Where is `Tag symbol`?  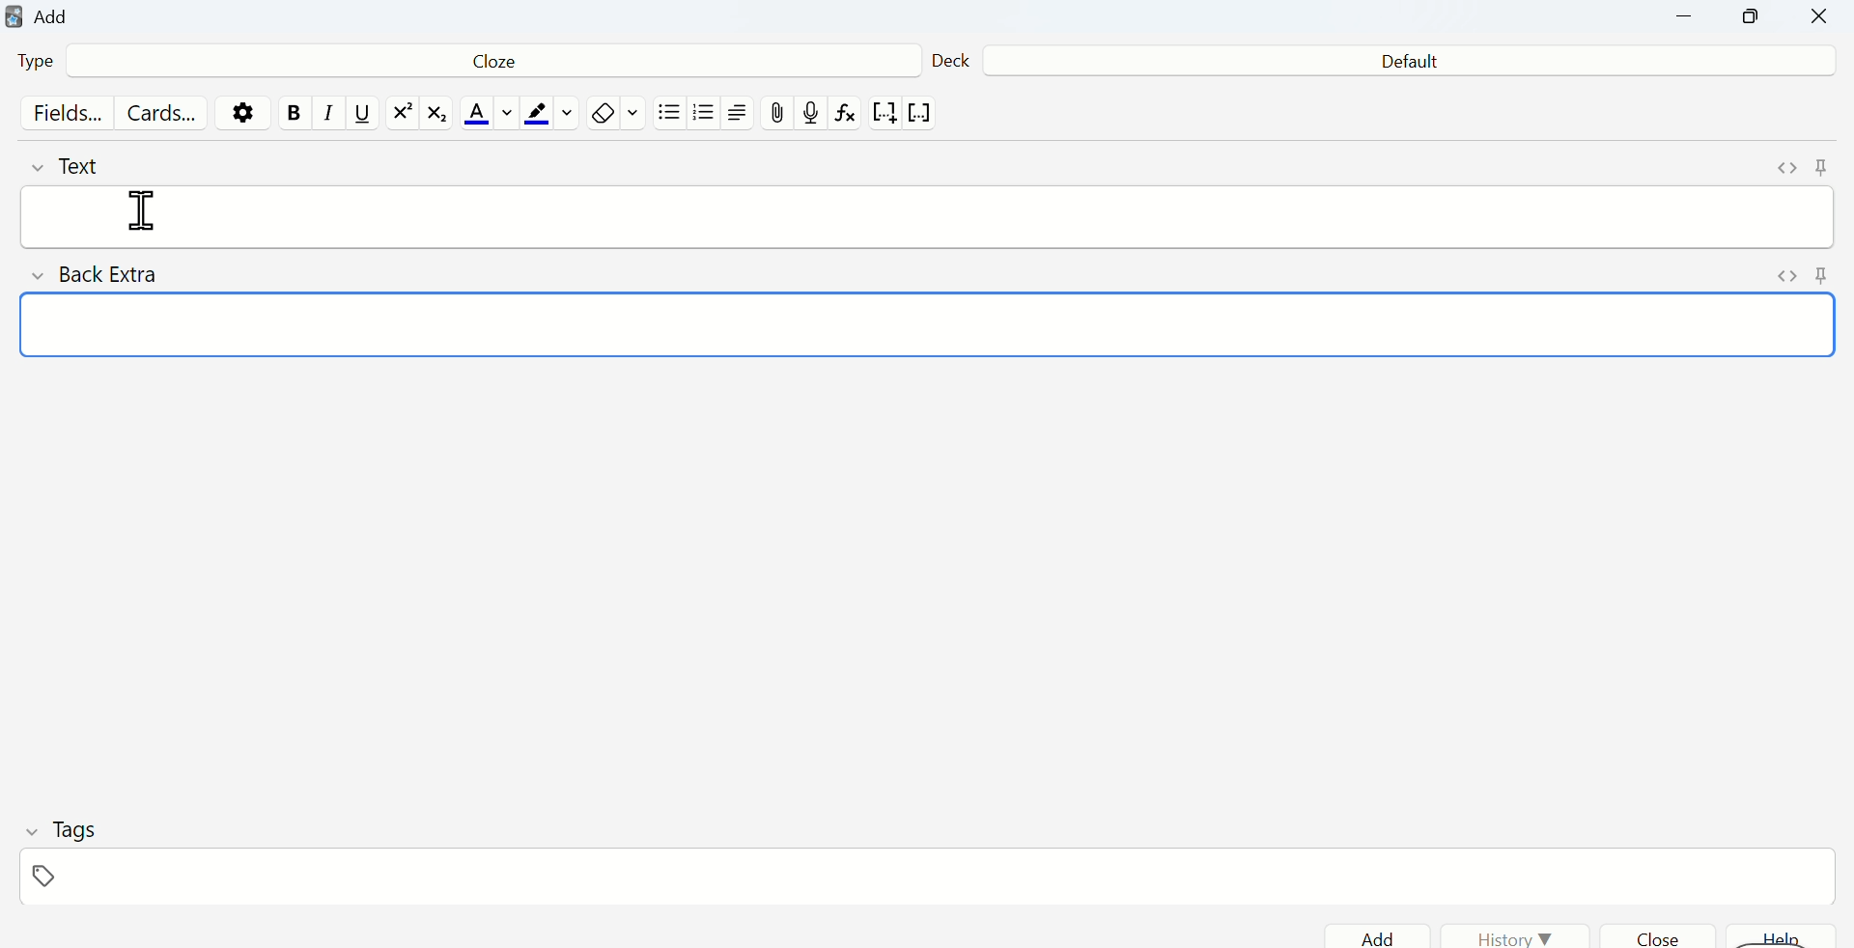 Tag symbol is located at coordinates (51, 875).